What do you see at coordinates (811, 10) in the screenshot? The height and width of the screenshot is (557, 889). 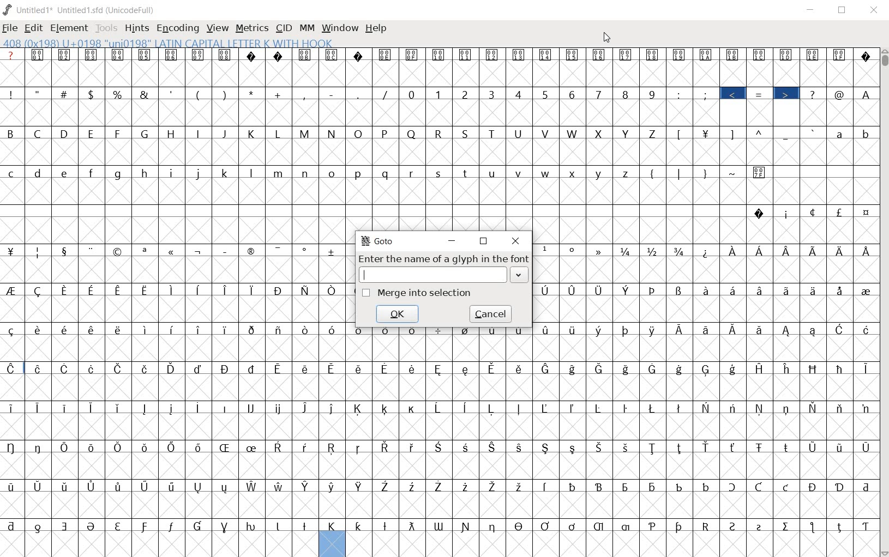 I see `minimize` at bounding box center [811, 10].